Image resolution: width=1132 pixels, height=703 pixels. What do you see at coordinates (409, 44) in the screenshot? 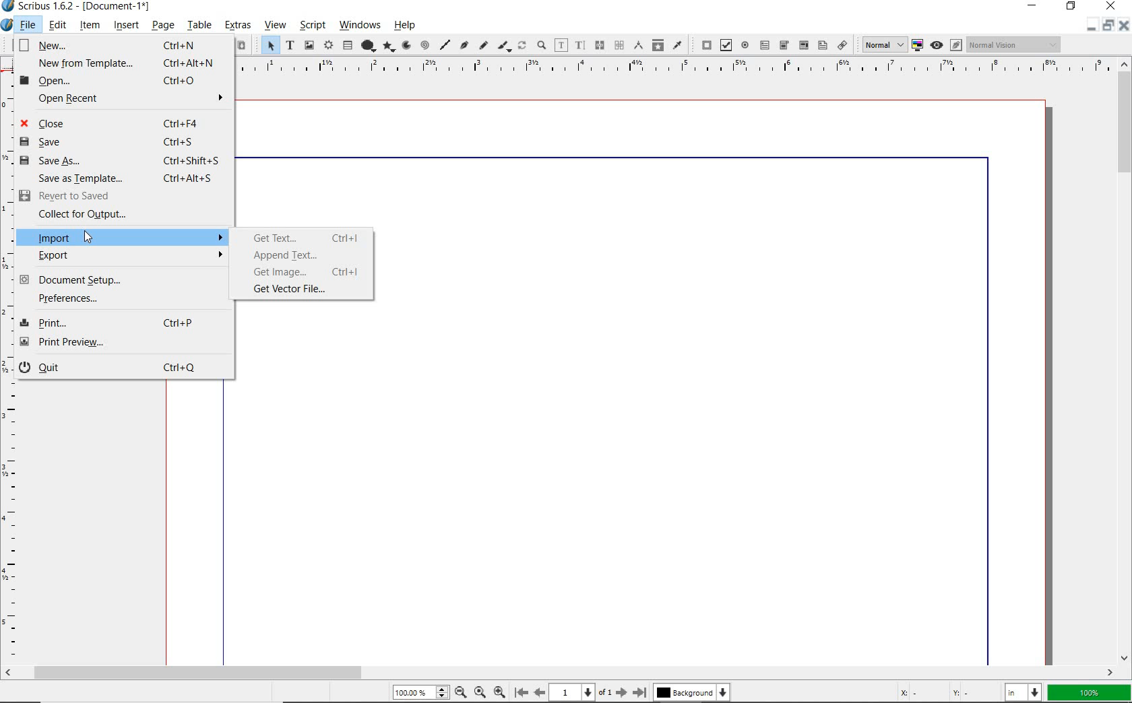
I see `arc` at bounding box center [409, 44].